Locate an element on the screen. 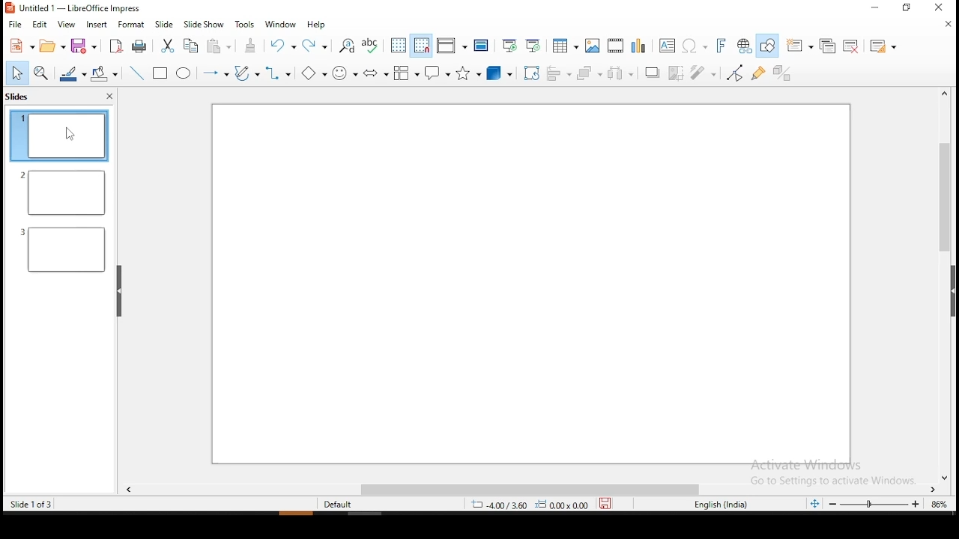 Image resolution: width=959 pixels, height=539 pixels. edit is located at coordinates (42, 25).